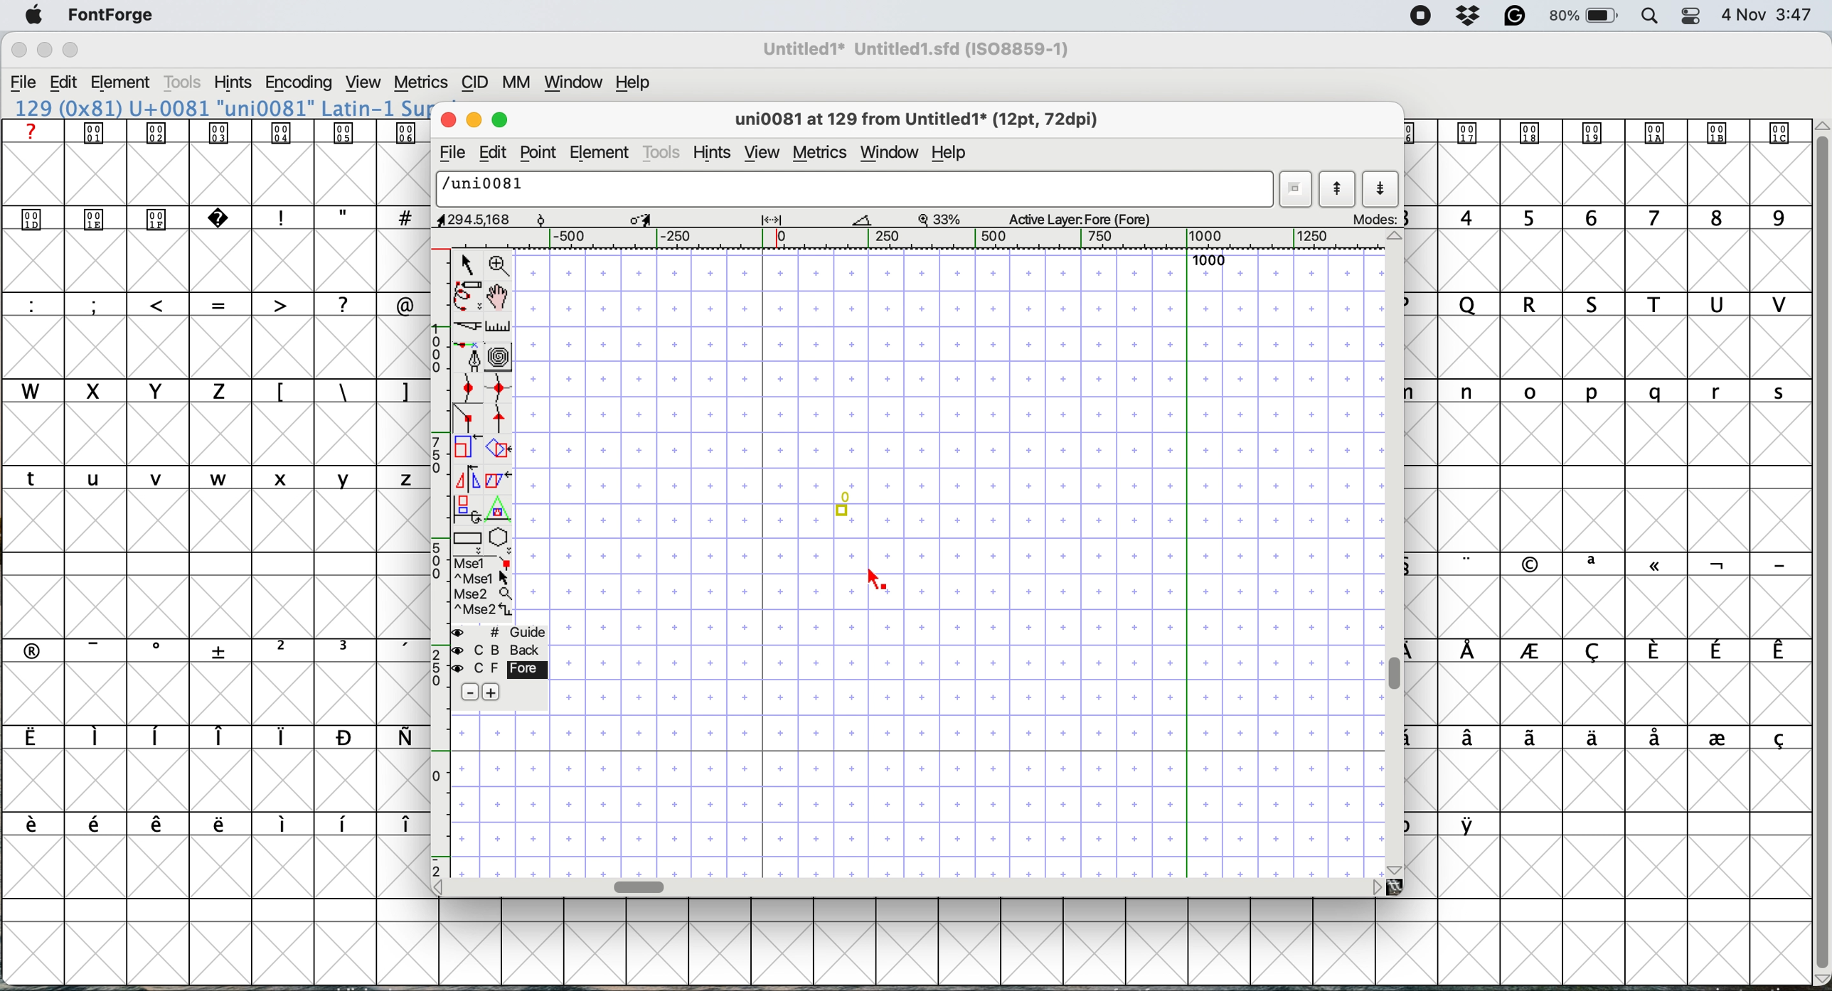 Image resolution: width=1832 pixels, height=991 pixels. What do you see at coordinates (469, 691) in the screenshot?
I see `Minus` at bounding box center [469, 691].